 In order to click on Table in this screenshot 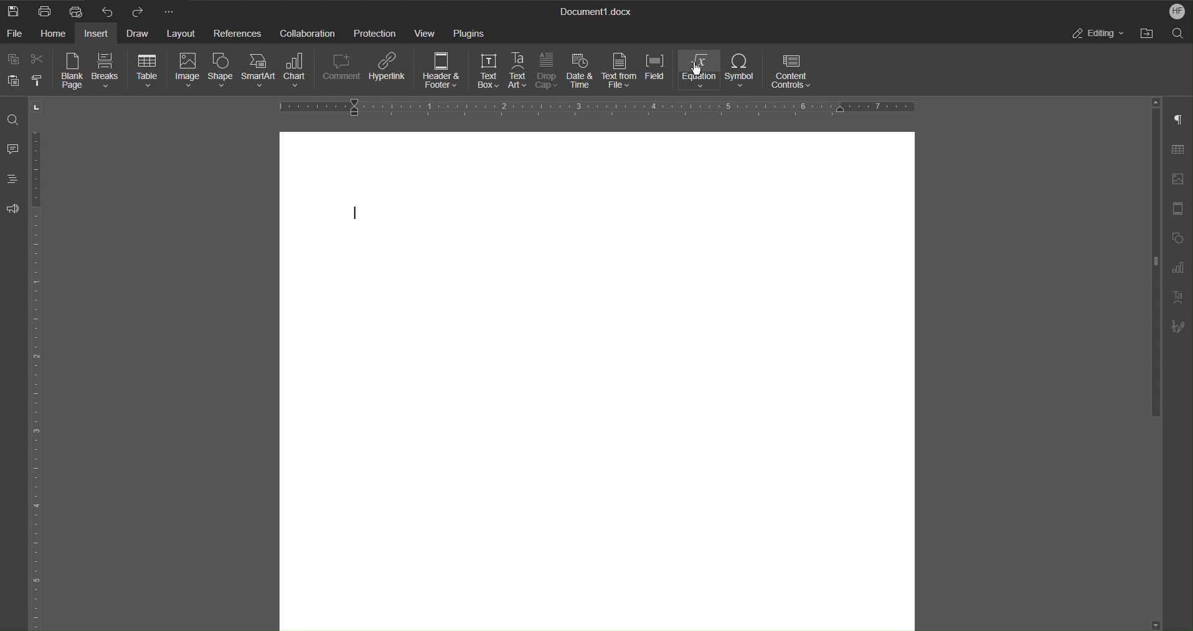, I will do `click(1177, 151)`.